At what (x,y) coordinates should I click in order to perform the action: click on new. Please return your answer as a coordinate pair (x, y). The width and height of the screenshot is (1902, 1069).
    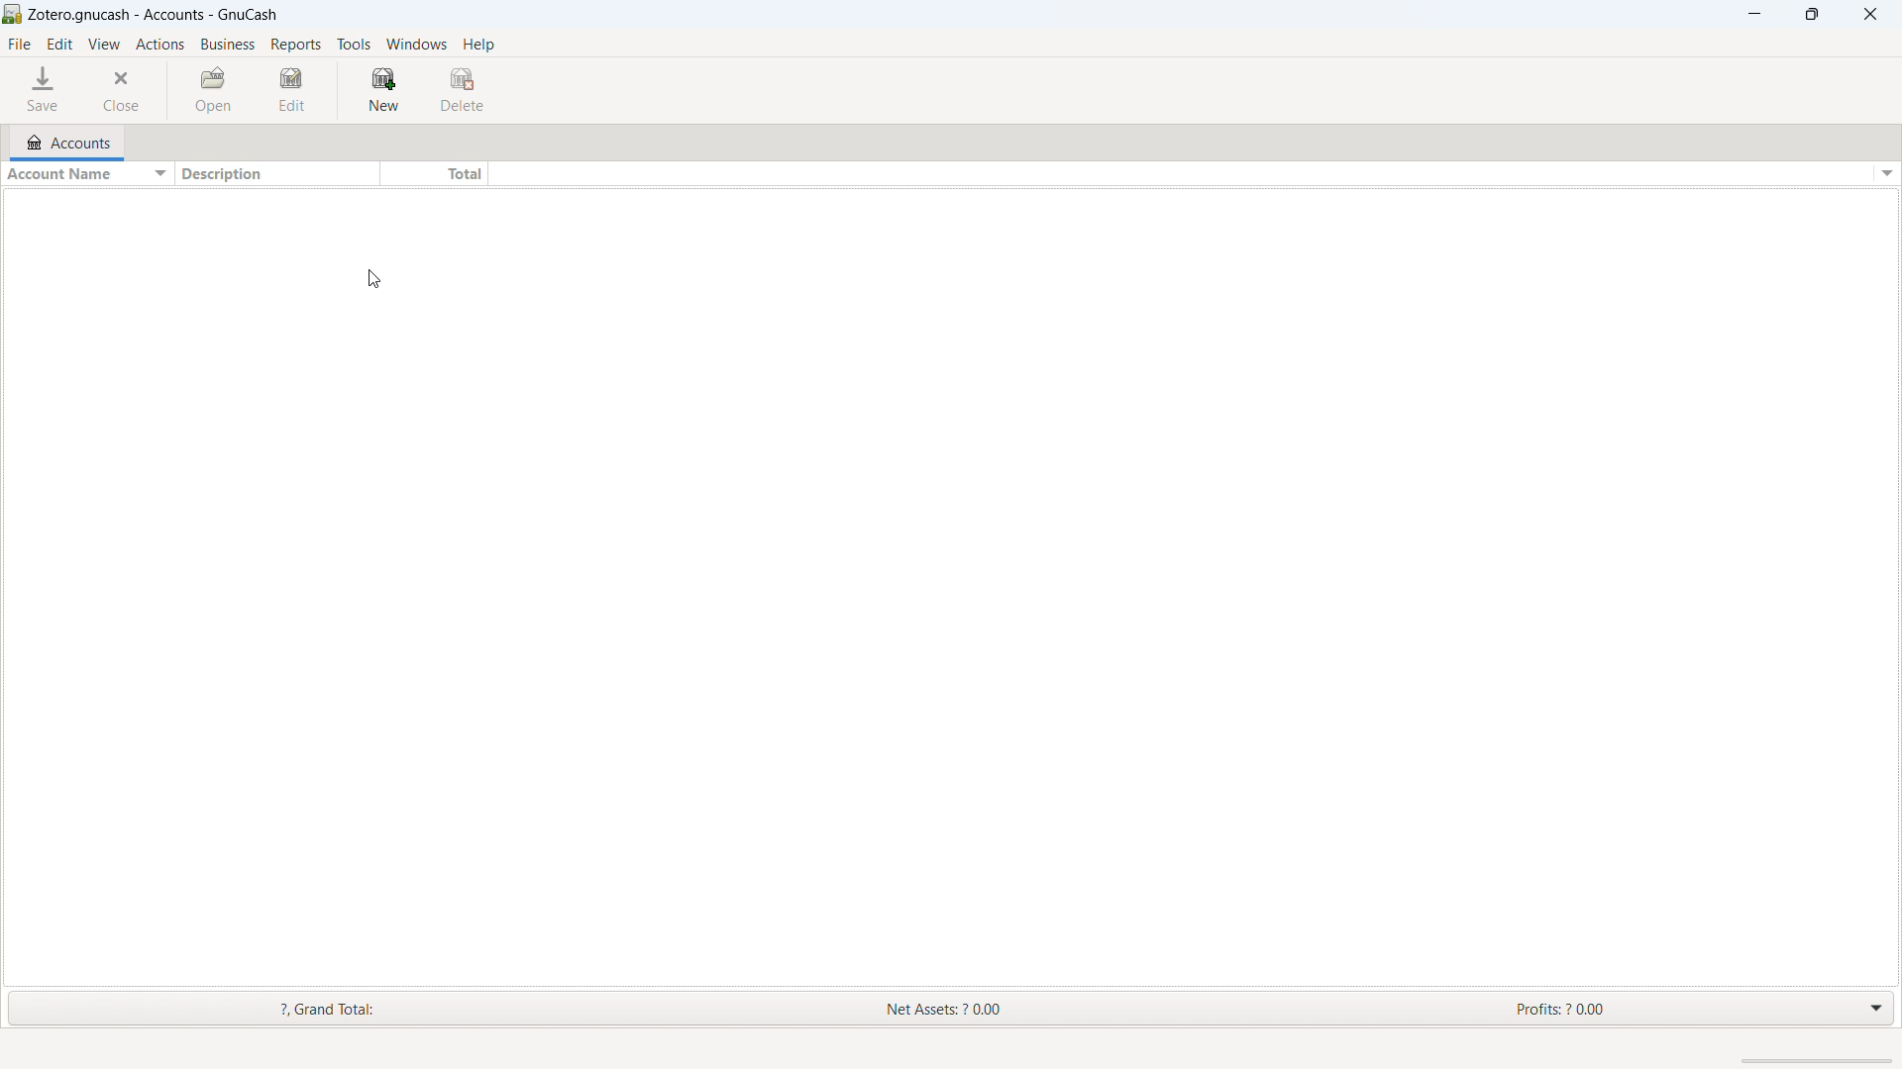
    Looking at the image, I should click on (381, 88).